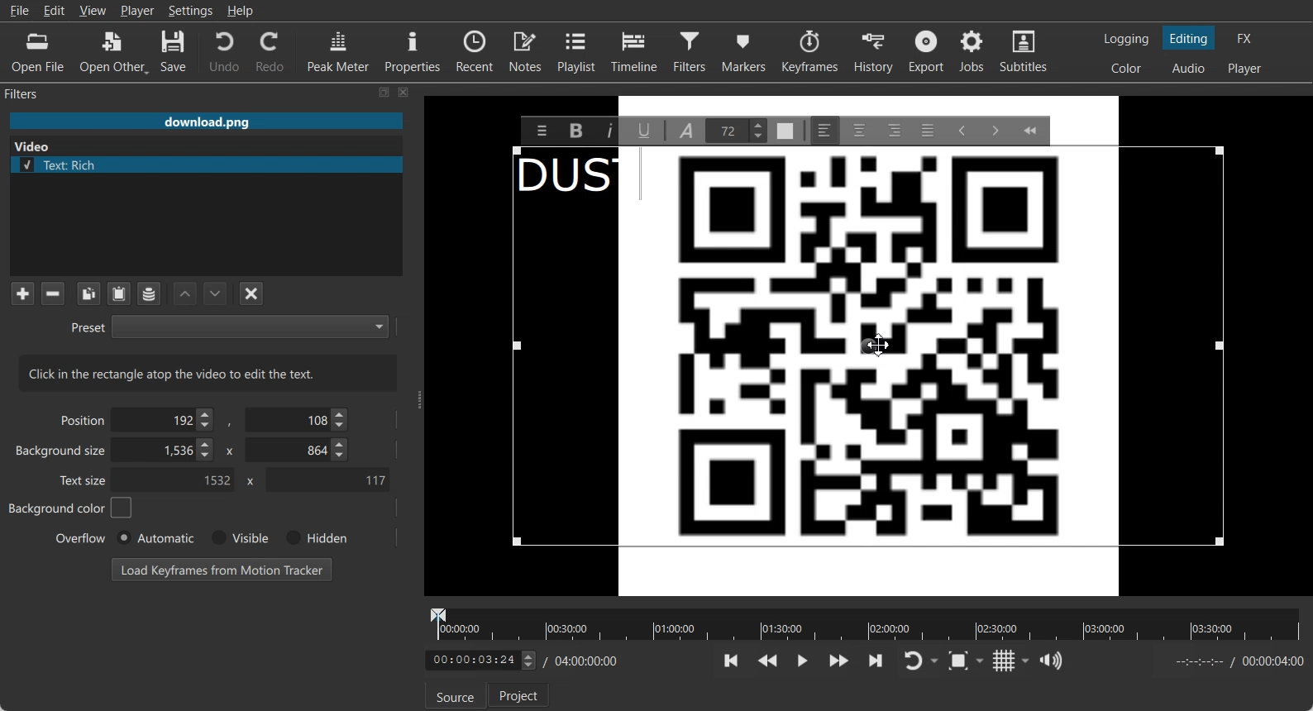 The image size is (1313, 711). I want to click on Move Cursor, so click(878, 344).